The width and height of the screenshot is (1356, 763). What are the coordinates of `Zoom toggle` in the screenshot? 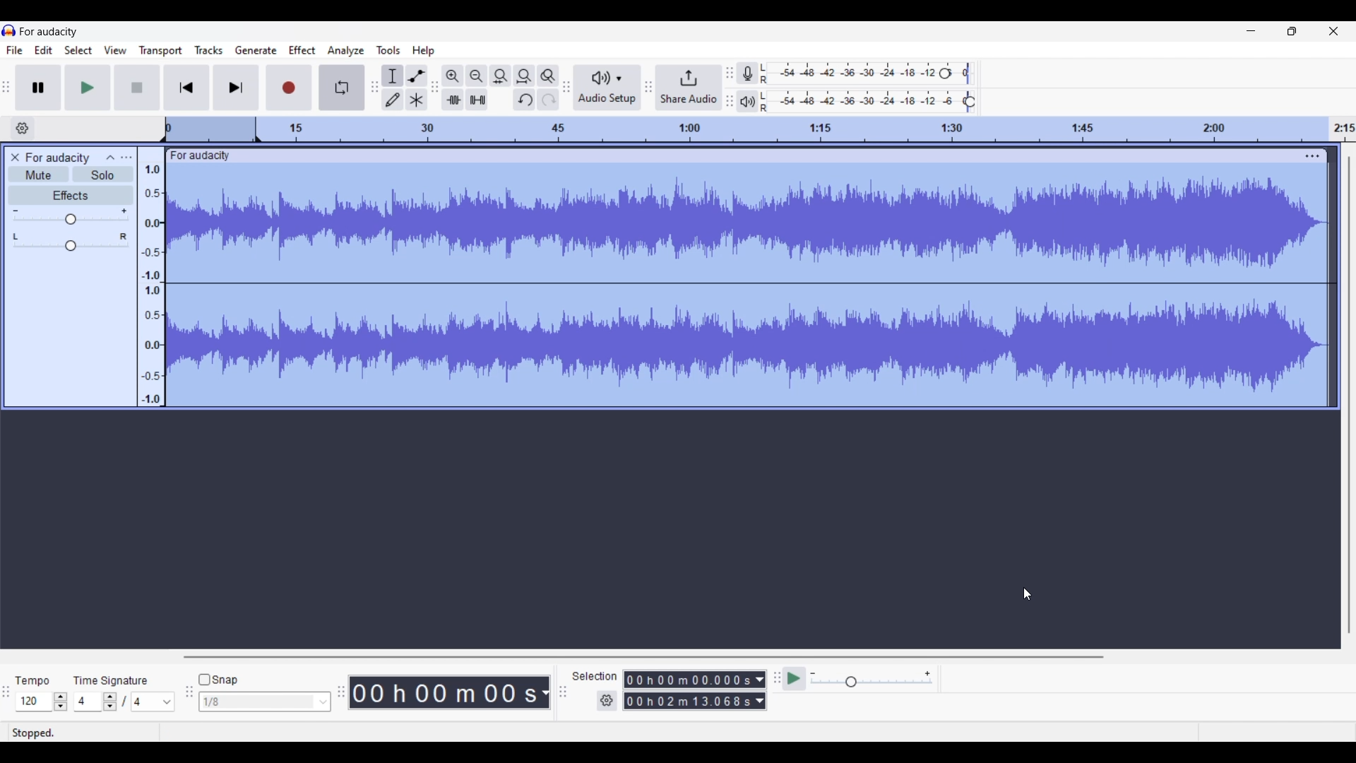 It's located at (549, 76).